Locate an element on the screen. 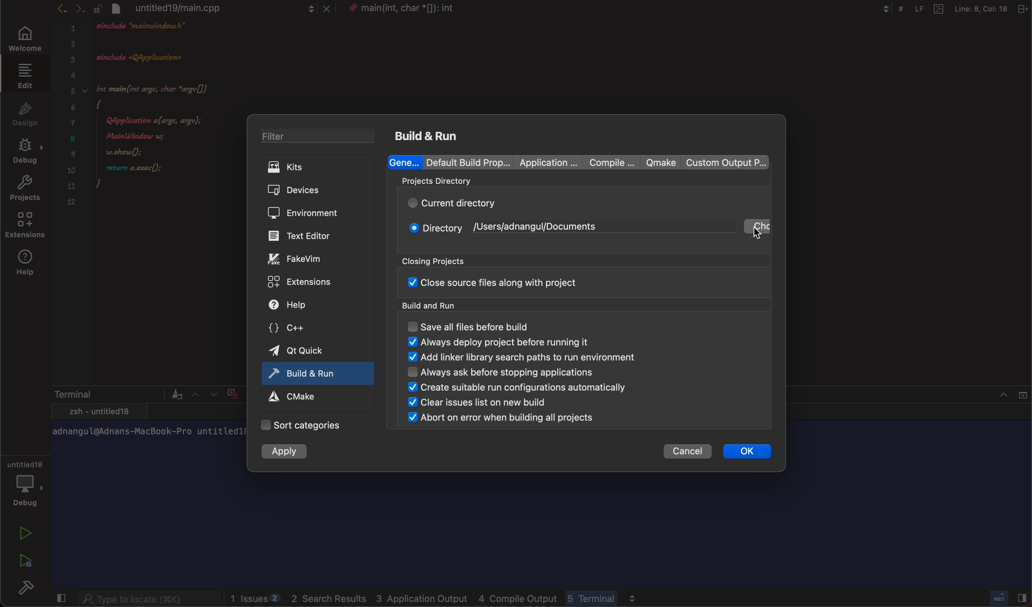 Image resolution: width=1032 pixels, height=607 pixels. extensions is located at coordinates (303, 283).